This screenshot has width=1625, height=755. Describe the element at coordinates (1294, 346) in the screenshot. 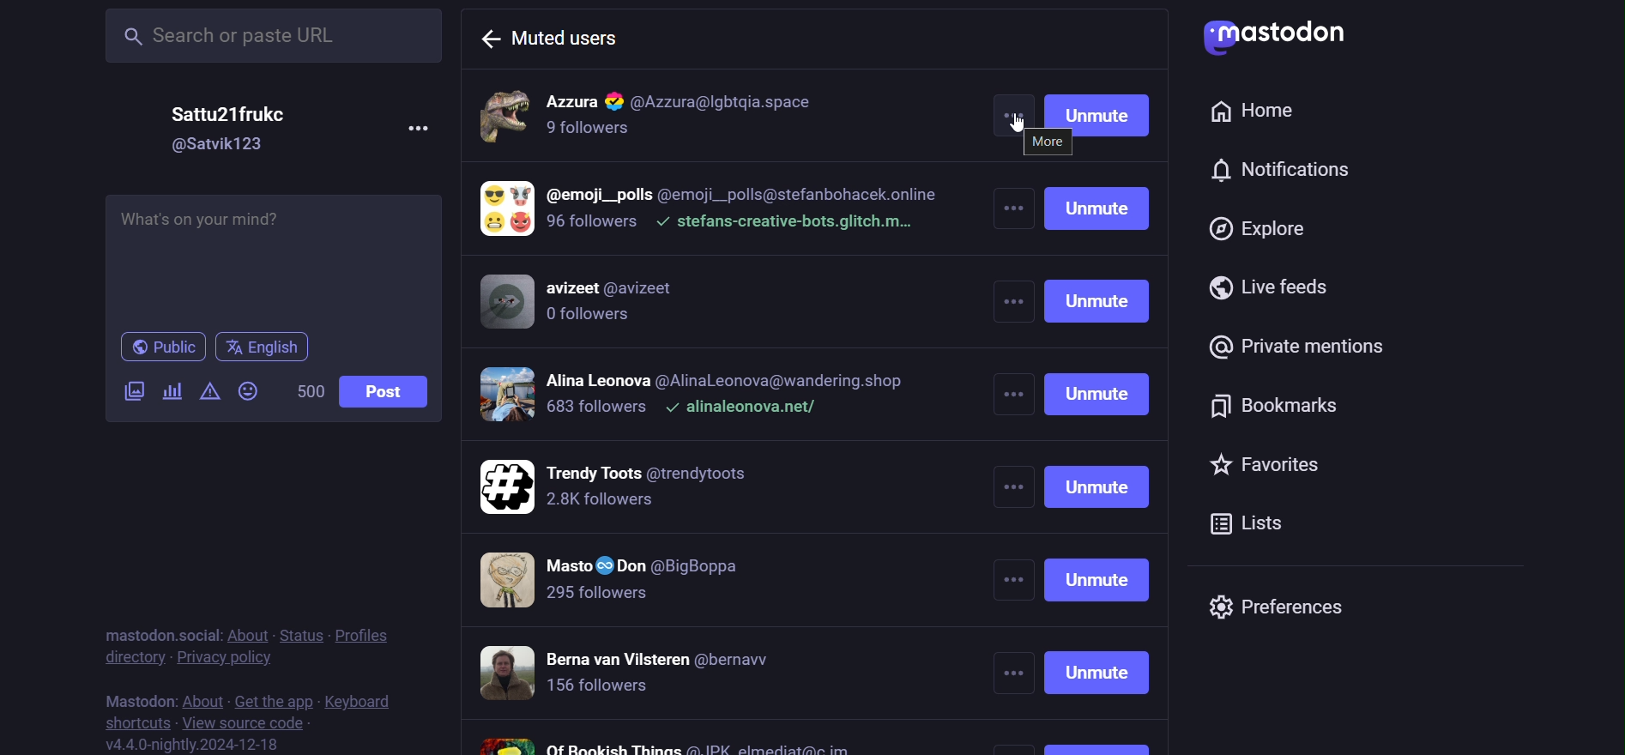

I see `private mention` at that location.